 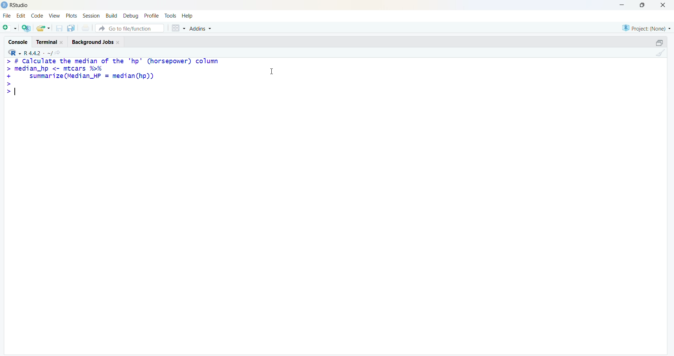 What do you see at coordinates (62, 42) in the screenshot?
I see `Close ` at bounding box center [62, 42].